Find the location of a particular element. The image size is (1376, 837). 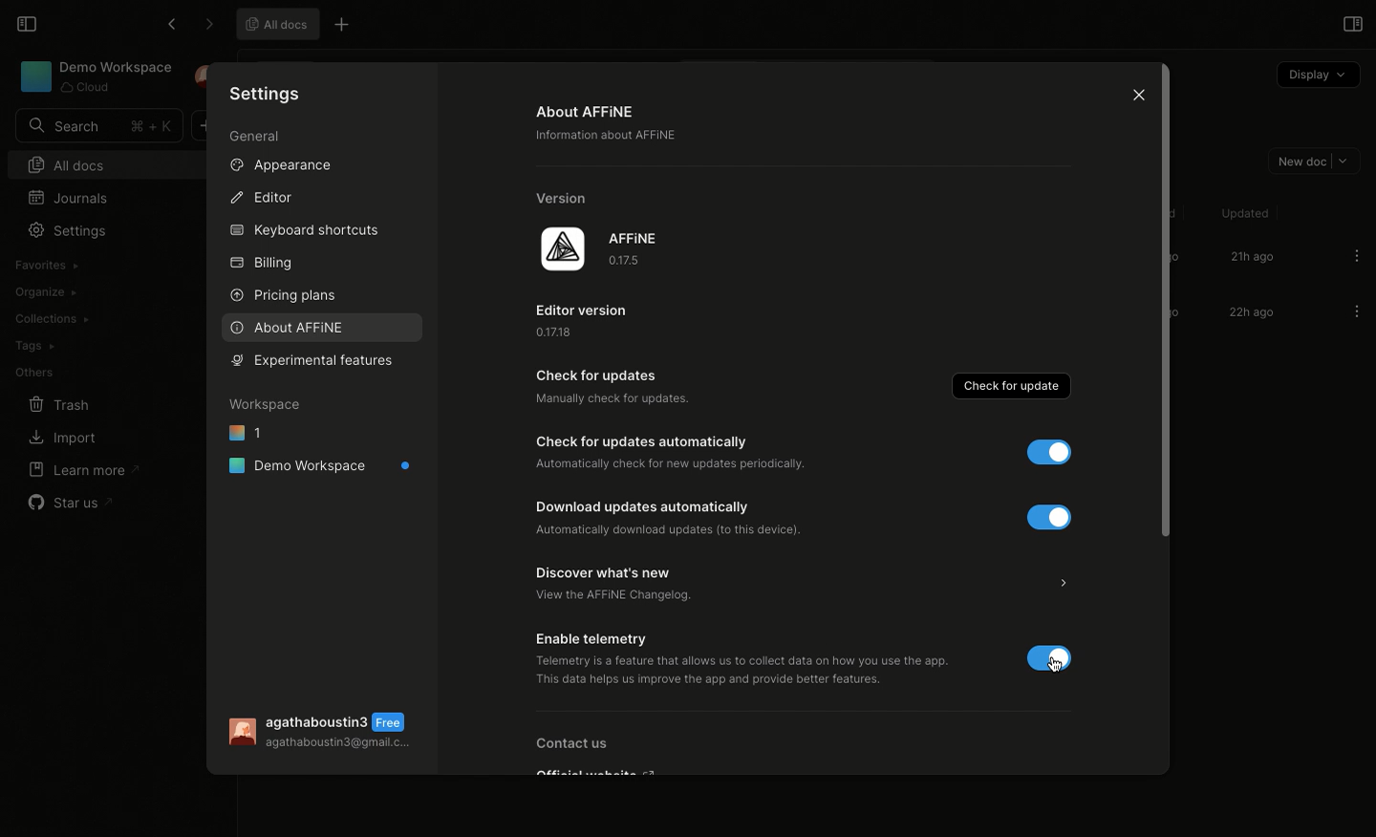

Options is located at coordinates (1356, 312).